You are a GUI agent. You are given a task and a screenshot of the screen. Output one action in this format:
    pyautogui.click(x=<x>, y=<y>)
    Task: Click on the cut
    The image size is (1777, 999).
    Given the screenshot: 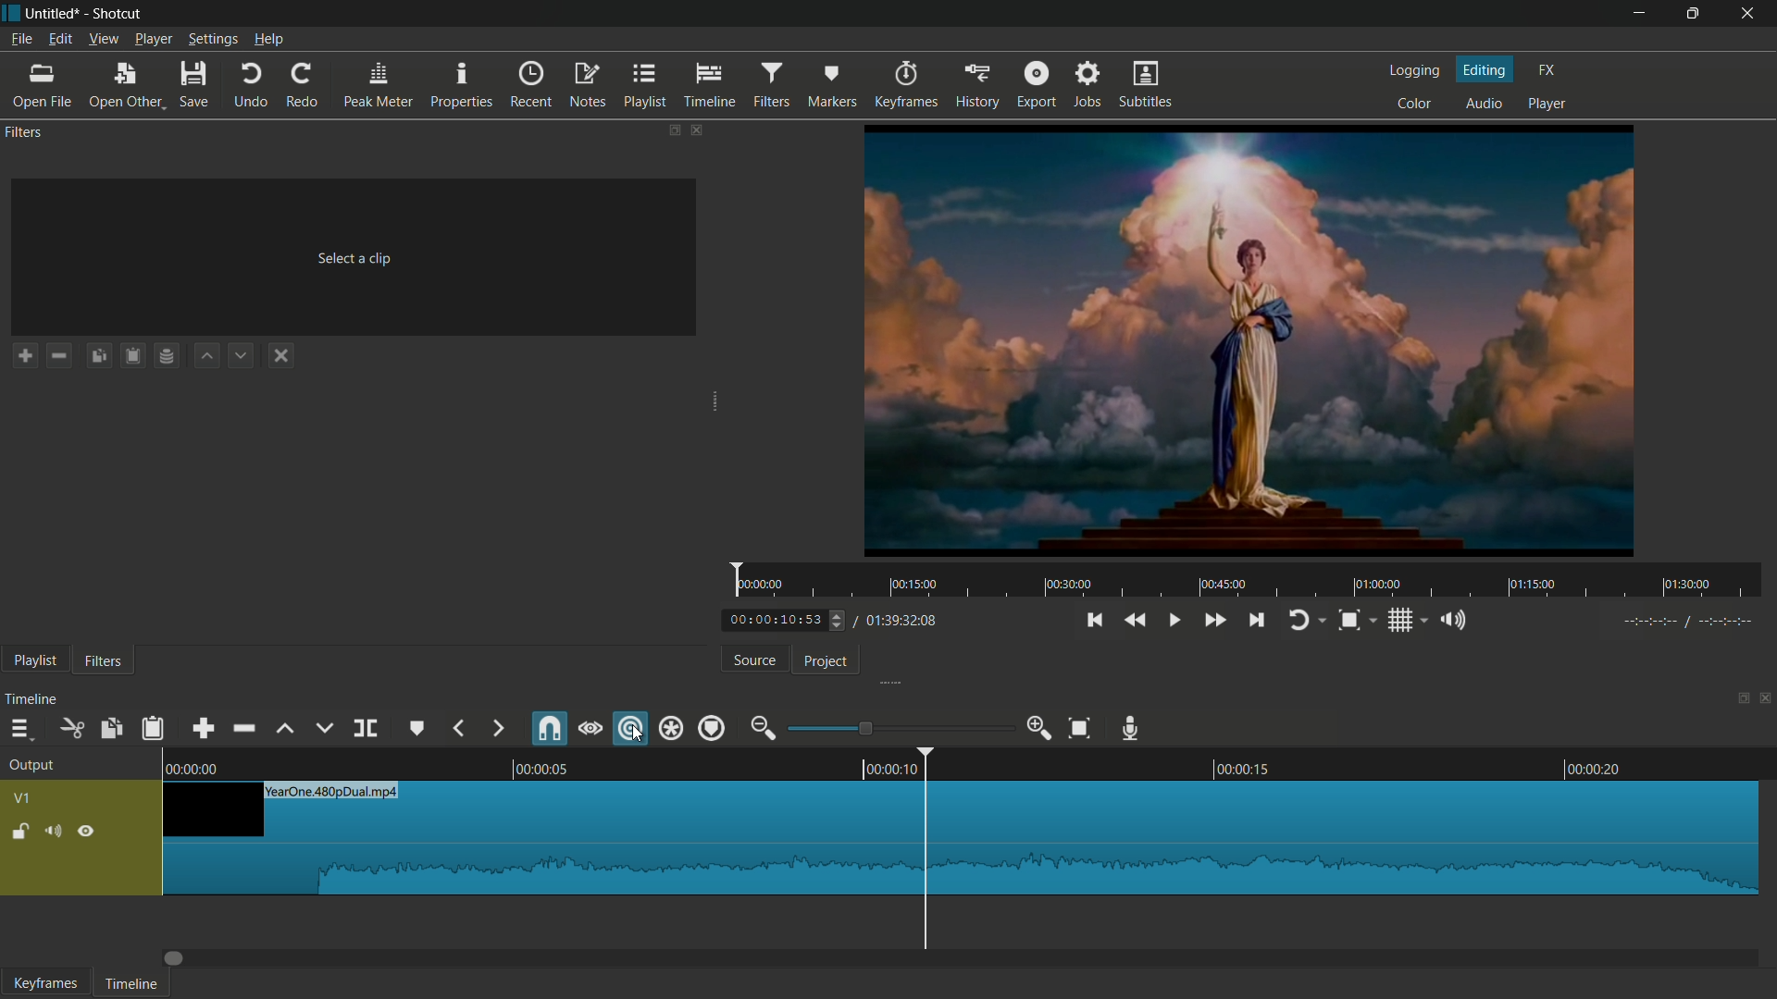 What is the action you would take?
    pyautogui.click(x=69, y=729)
    